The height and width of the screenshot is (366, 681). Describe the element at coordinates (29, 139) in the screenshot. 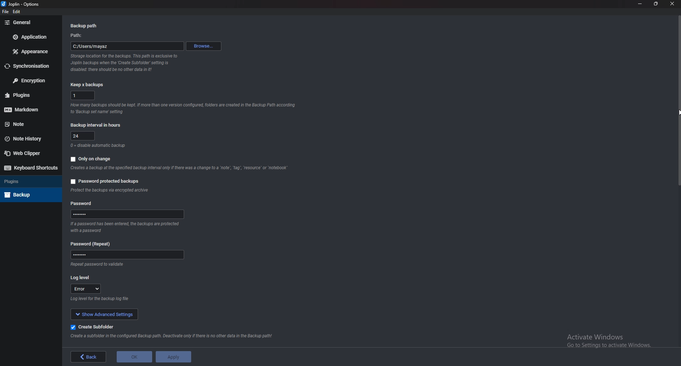

I see `Note history` at that location.